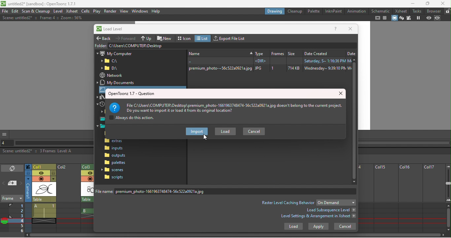 This screenshot has width=451, height=238. What do you see at coordinates (402, 11) in the screenshot?
I see `Xsheet` at bounding box center [402, 11].